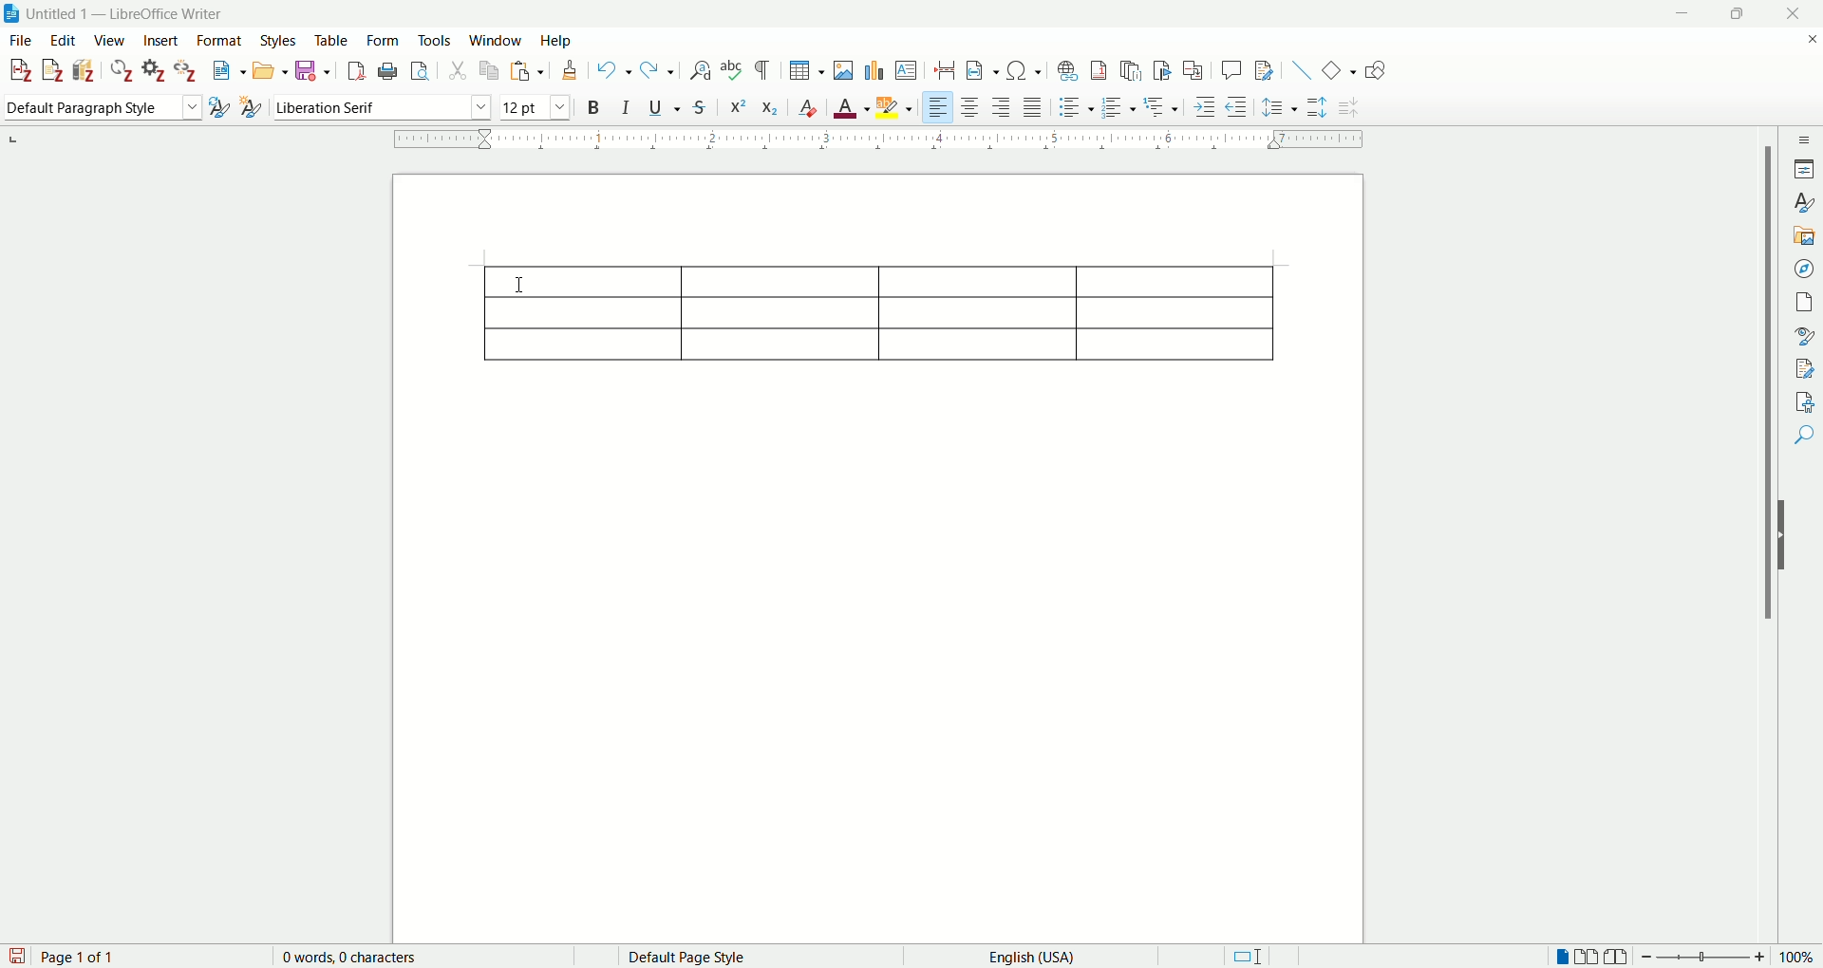 The image size is (1823, 968). I want to click on insert footnote, so click(1100, 70).